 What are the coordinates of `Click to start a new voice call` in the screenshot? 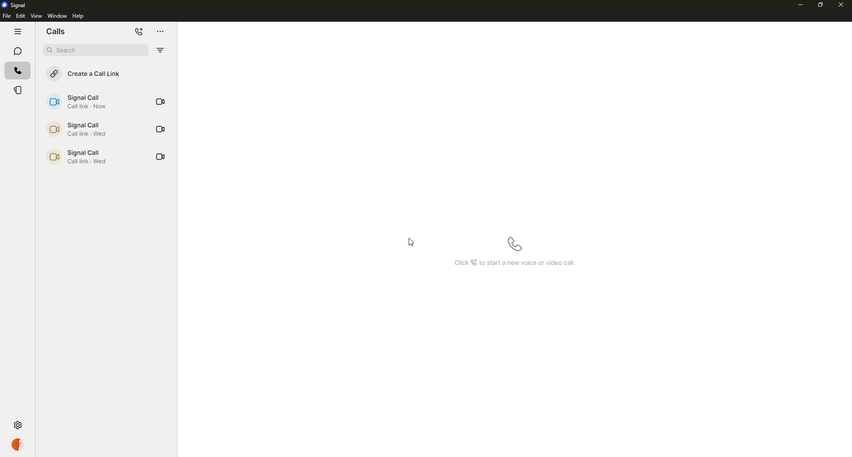 It's located at (515, 262).